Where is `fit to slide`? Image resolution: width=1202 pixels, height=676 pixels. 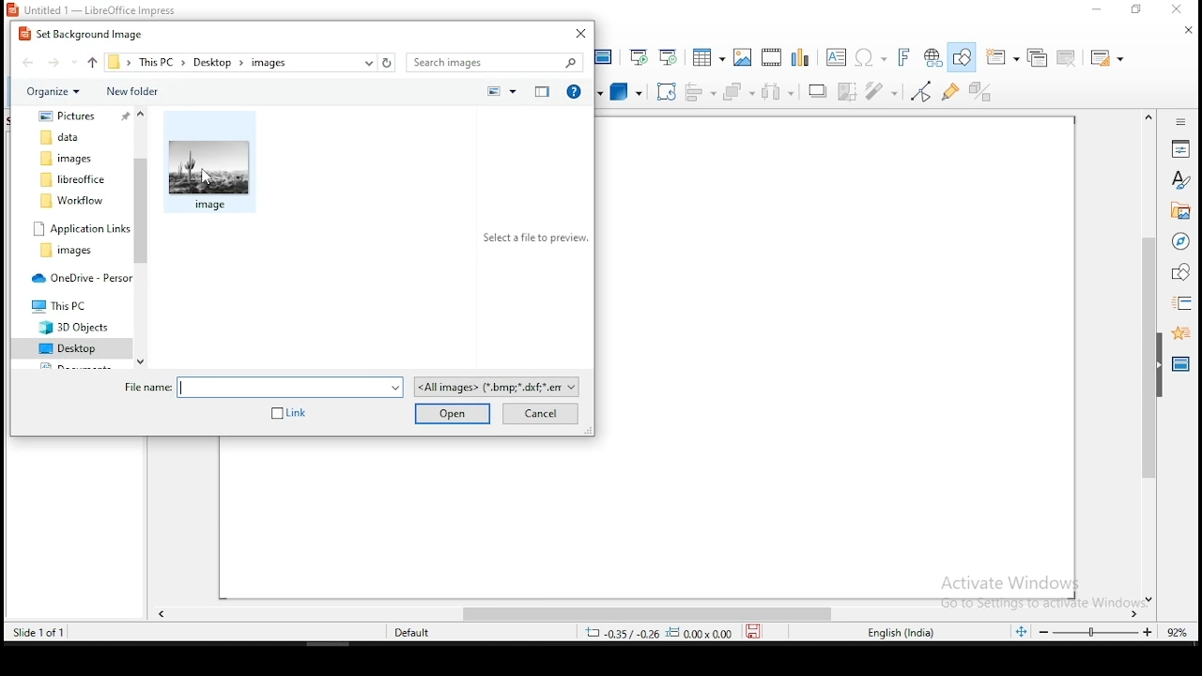
fit to slide is located at coordinates (1019, 632).